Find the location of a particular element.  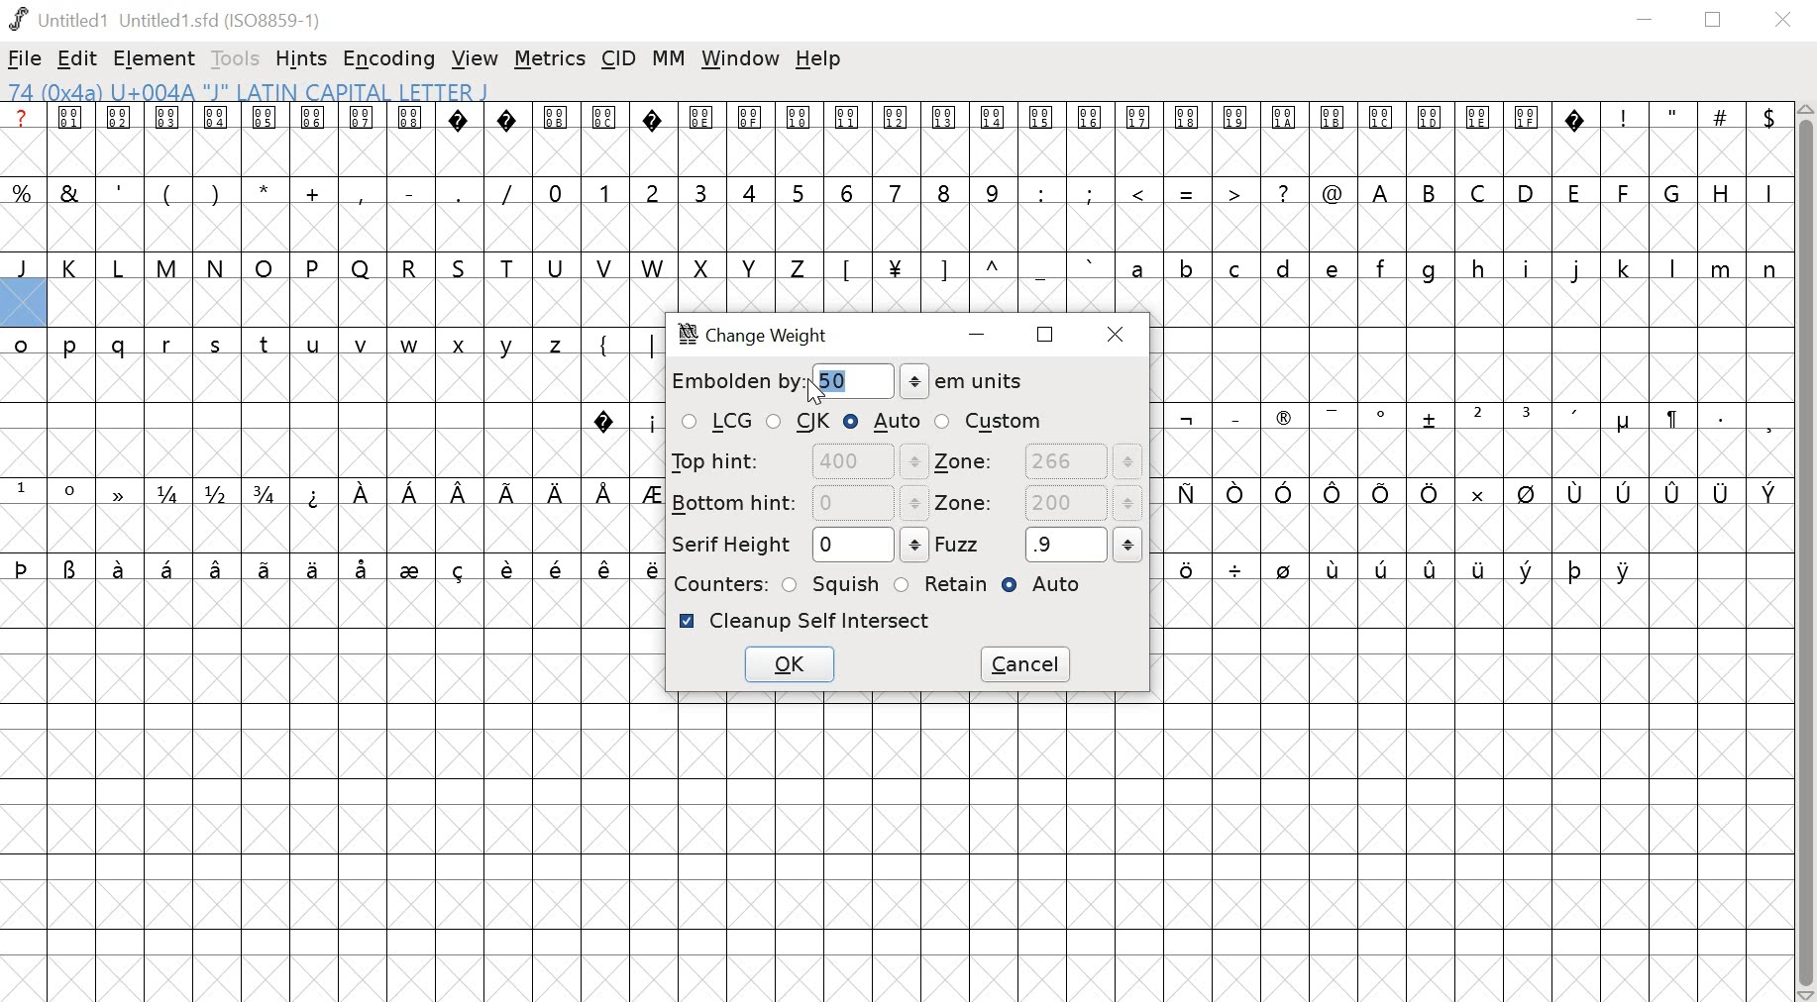

restore down is located at coordinates (1714, 20).